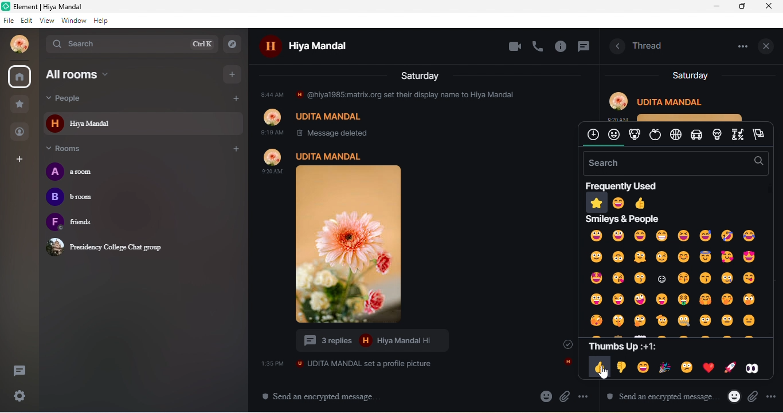  What do you see at coordinates (19, 105) in the screenshot?
I see `favourites` at bounding box center [19, 105].